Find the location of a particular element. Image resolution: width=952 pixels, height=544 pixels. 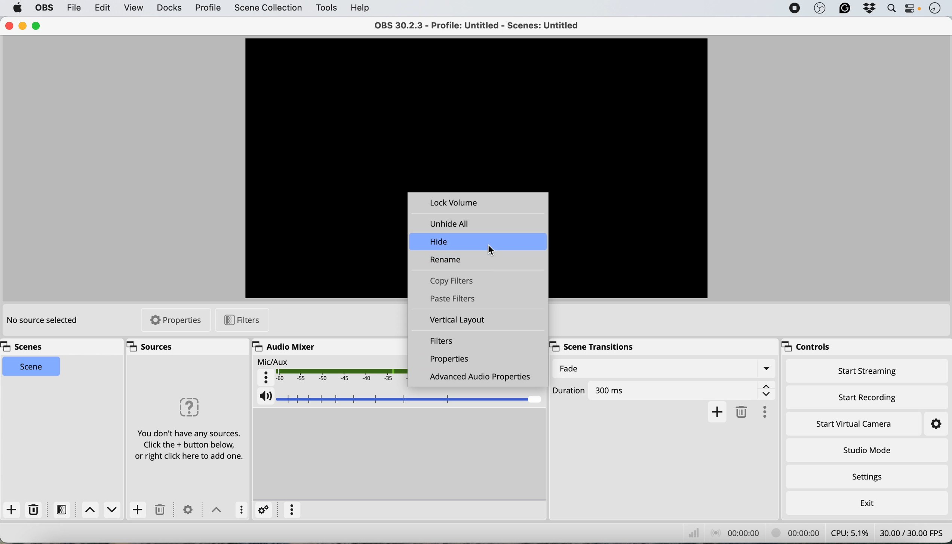

Scene/Video Preview is located at coordinates (477, 115).